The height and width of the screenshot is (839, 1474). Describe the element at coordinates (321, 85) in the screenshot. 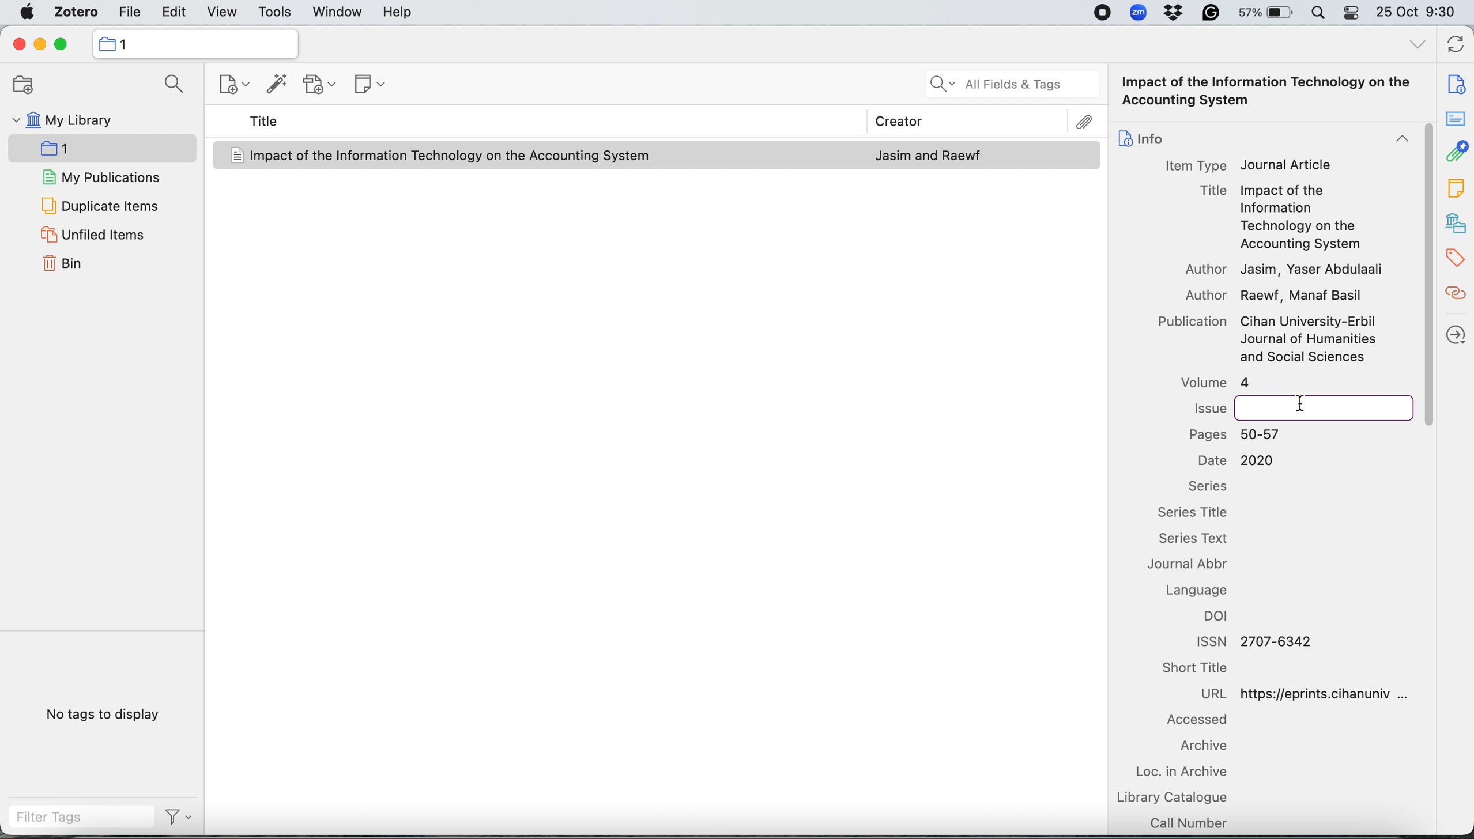

I see `add attachment` at that location.